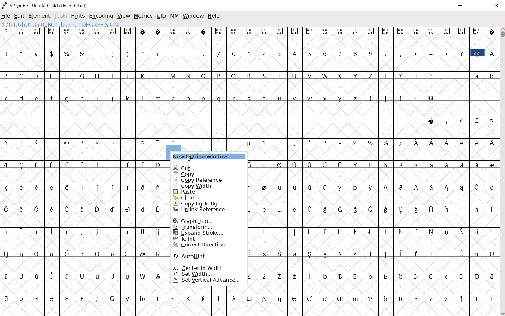 The height and width of the screenshot is (316, 505). What do you see at coordinates (174, 16) in the screenshot?
I see `mm` at bounding box center [174, 16].